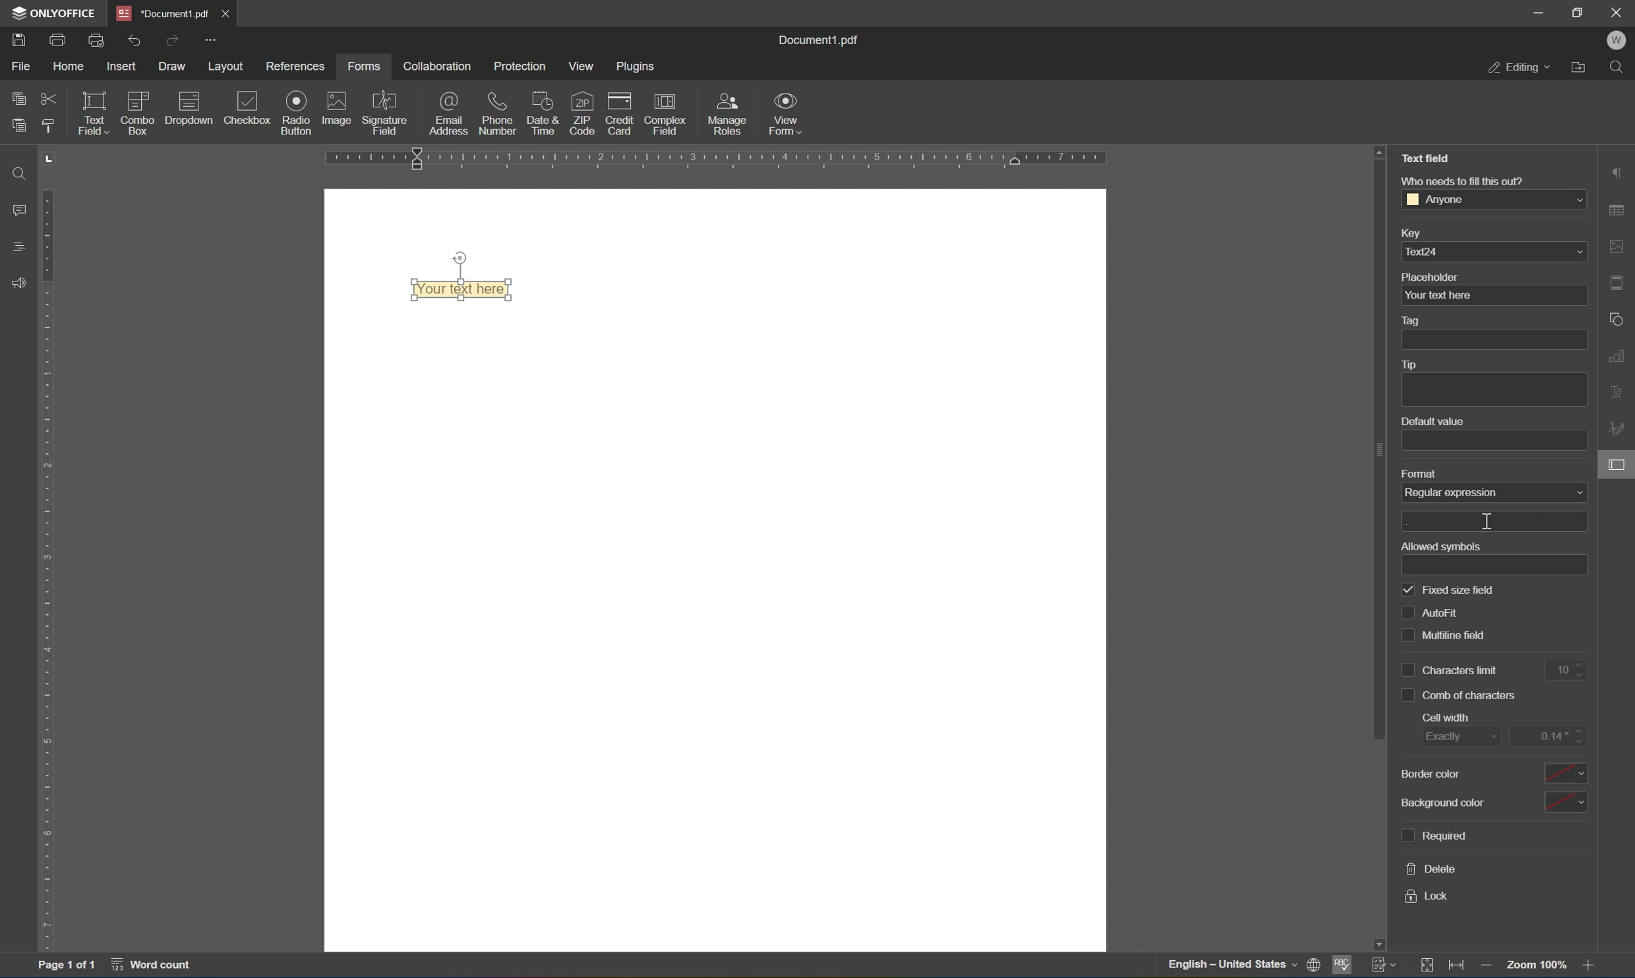 The width and height of the screenshot is (1635, 978). I want to click on exactly, so click(1462, 737).